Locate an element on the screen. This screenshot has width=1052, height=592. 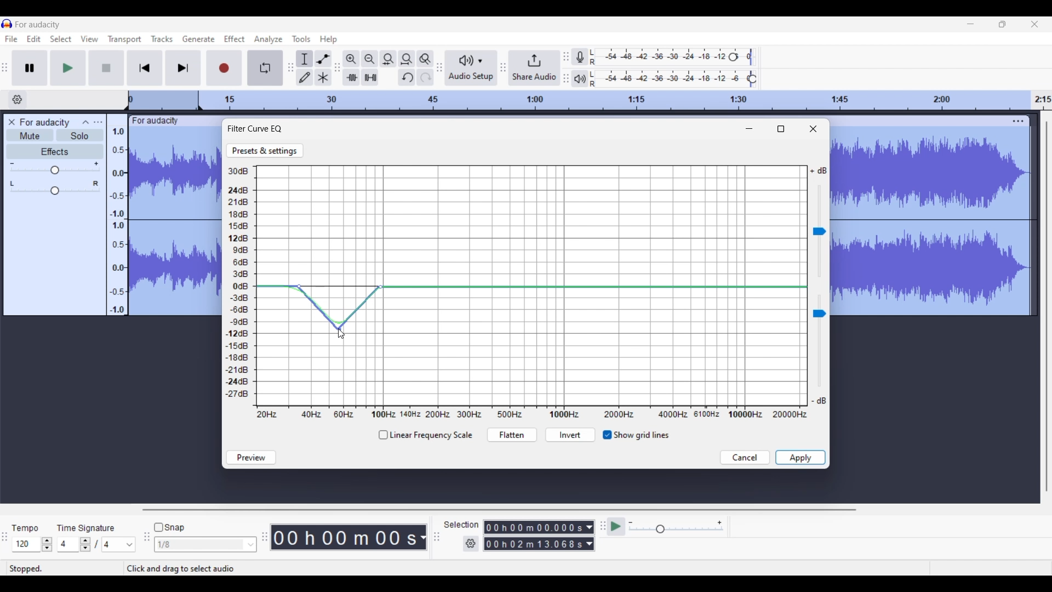
Stop is located at coordinates (106, 67).